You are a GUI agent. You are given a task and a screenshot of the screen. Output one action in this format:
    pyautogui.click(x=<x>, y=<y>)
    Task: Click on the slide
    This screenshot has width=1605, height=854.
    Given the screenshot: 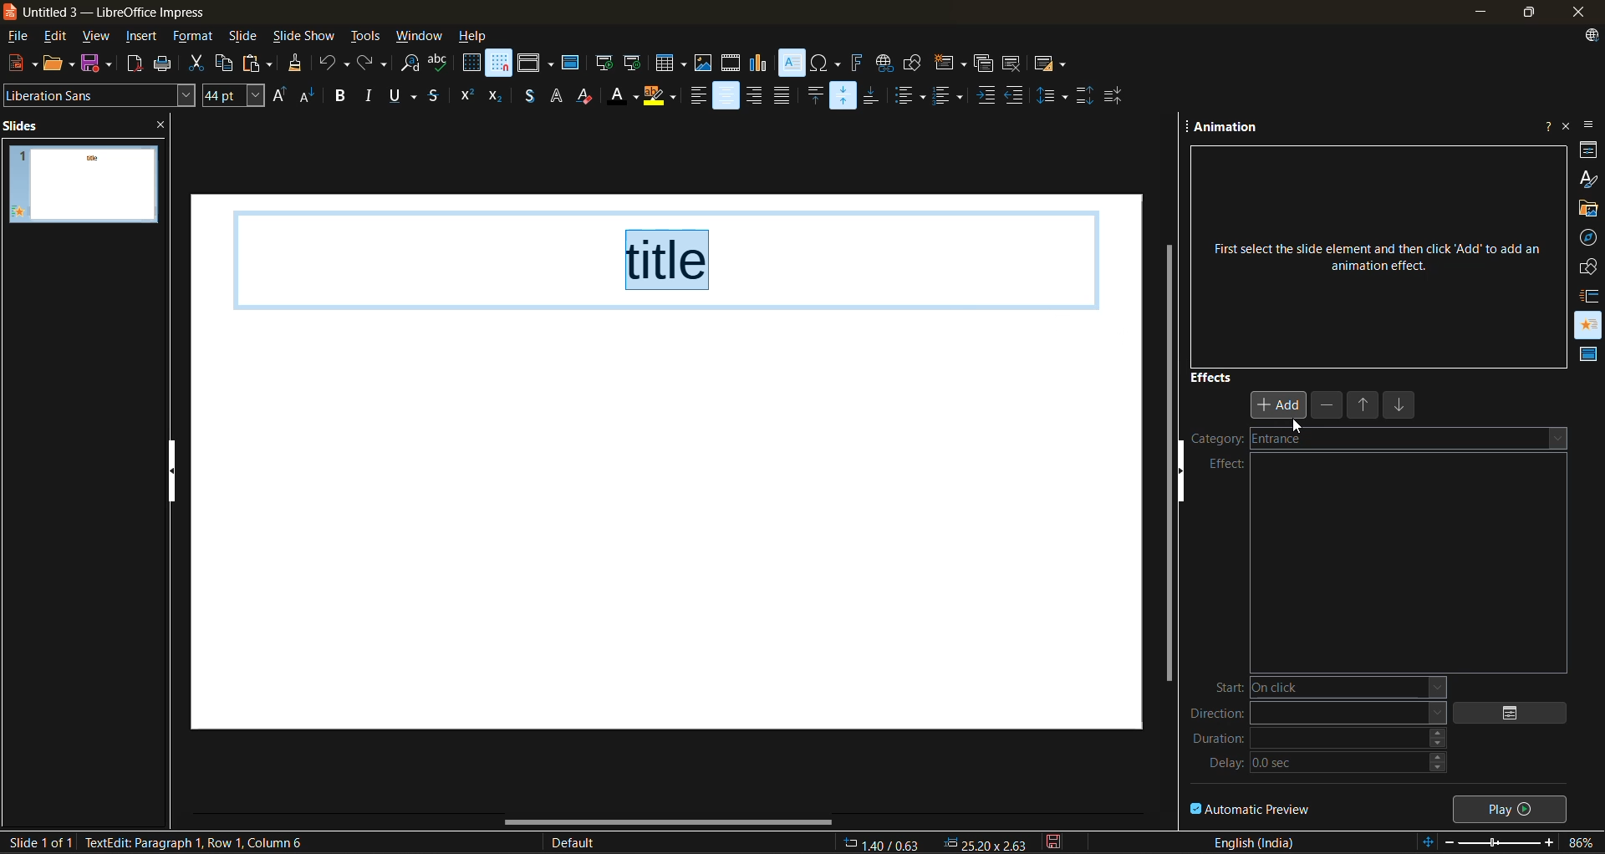 What is the action you would take?
    pyautogui.click(x=245, y=38)
    